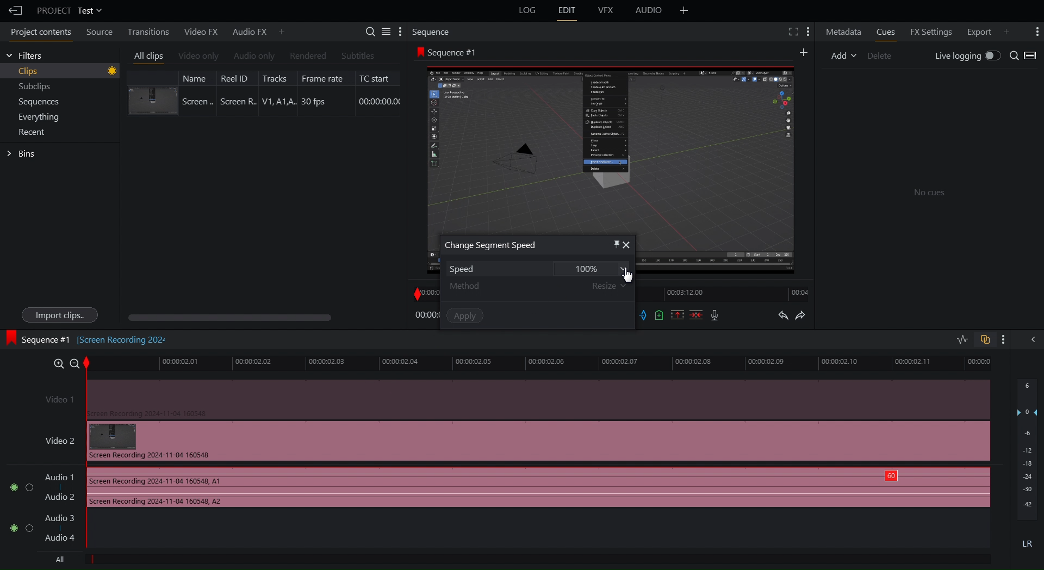  Describe the element at coordinates (69, 10) in the screenshot. I see `Project Test` at that location.